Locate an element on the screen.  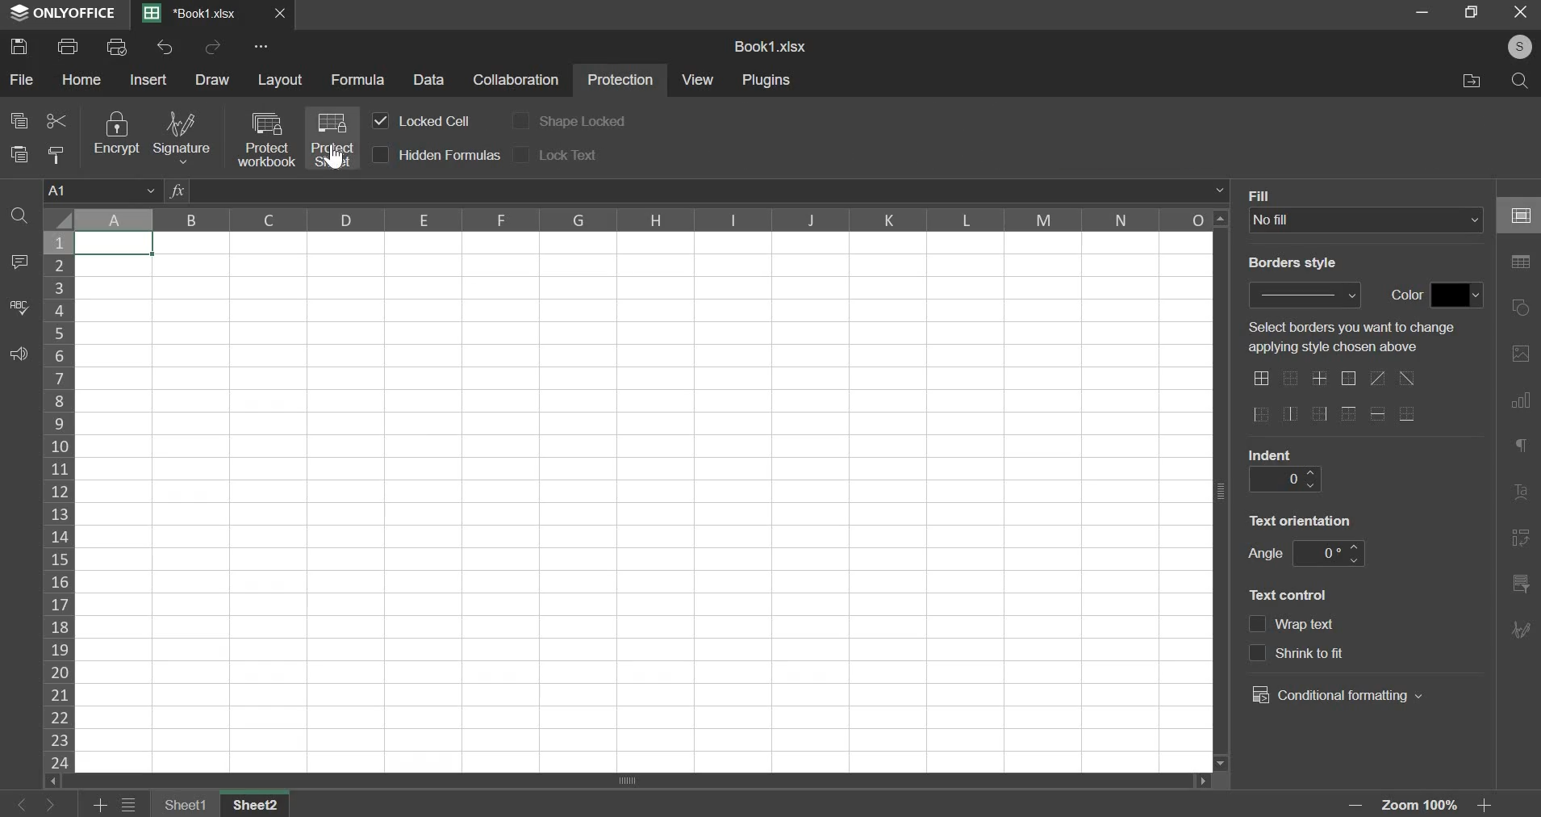
copy style is located at coordinates (58, 155).